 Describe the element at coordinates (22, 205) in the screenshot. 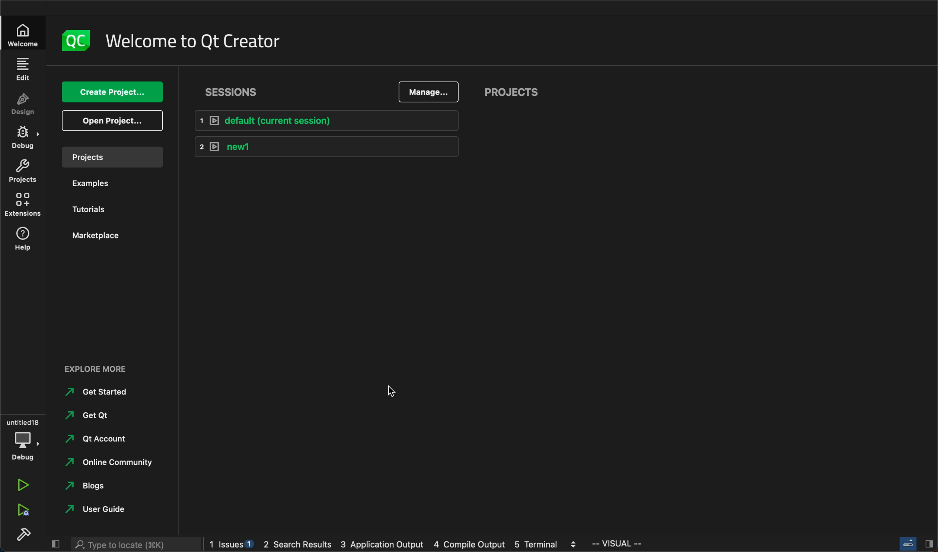

I see `extensions` at that location.